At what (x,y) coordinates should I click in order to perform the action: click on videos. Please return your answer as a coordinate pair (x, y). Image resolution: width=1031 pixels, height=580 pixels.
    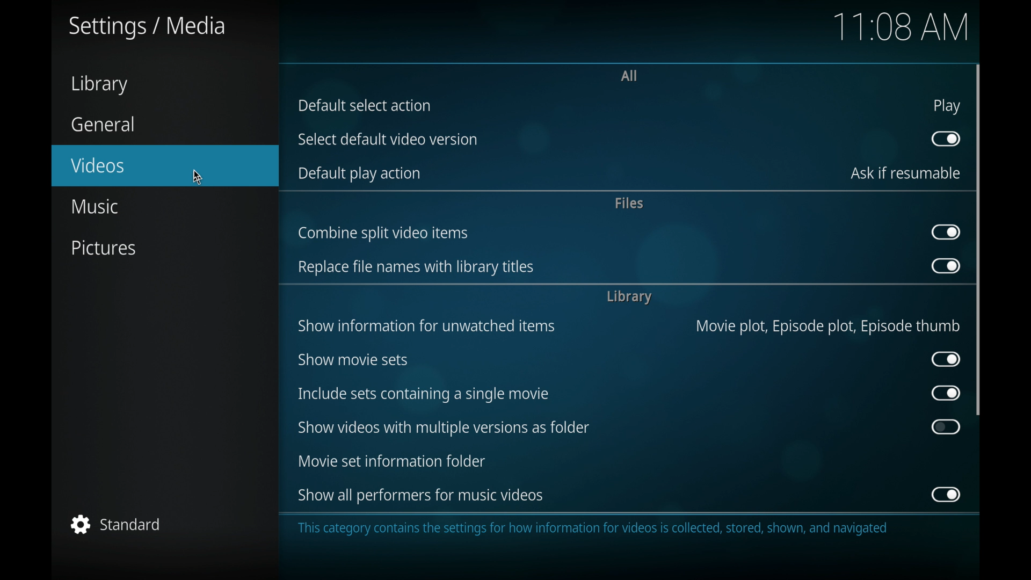
    Looking at the image, I should click on (165, 165).